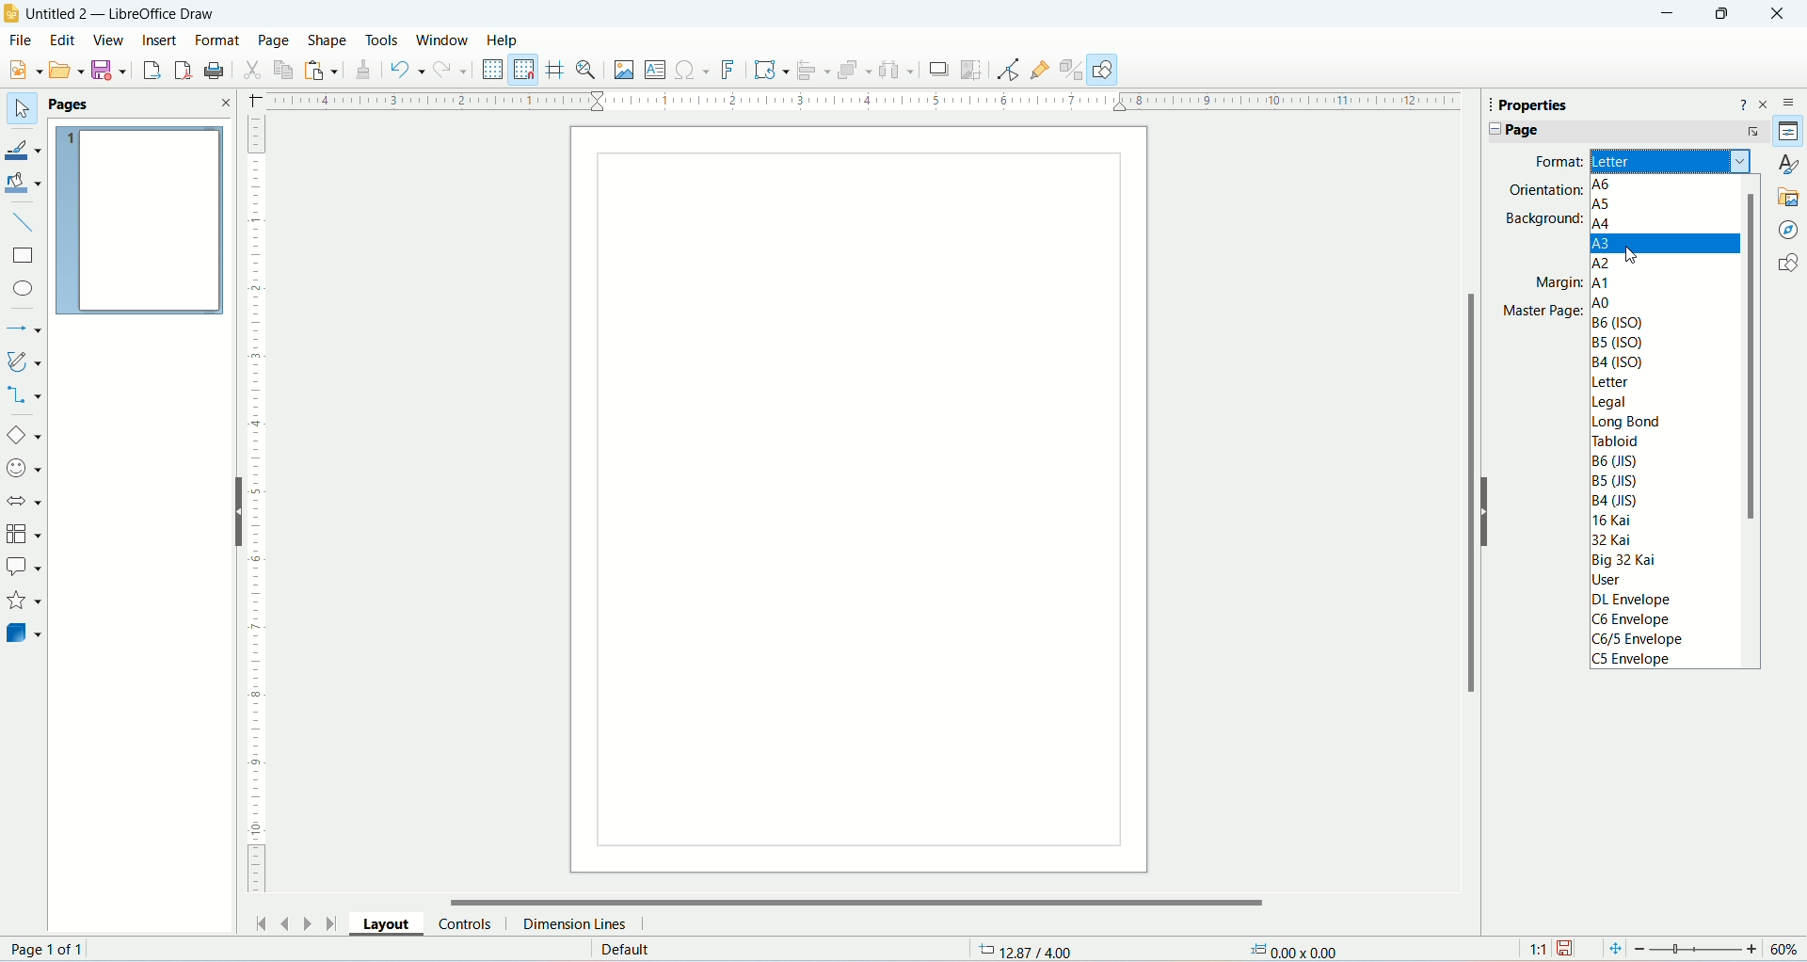 The width and height of the screenshot is (1807, 962). I want to click on export directly as PDF, so click(186, 70).